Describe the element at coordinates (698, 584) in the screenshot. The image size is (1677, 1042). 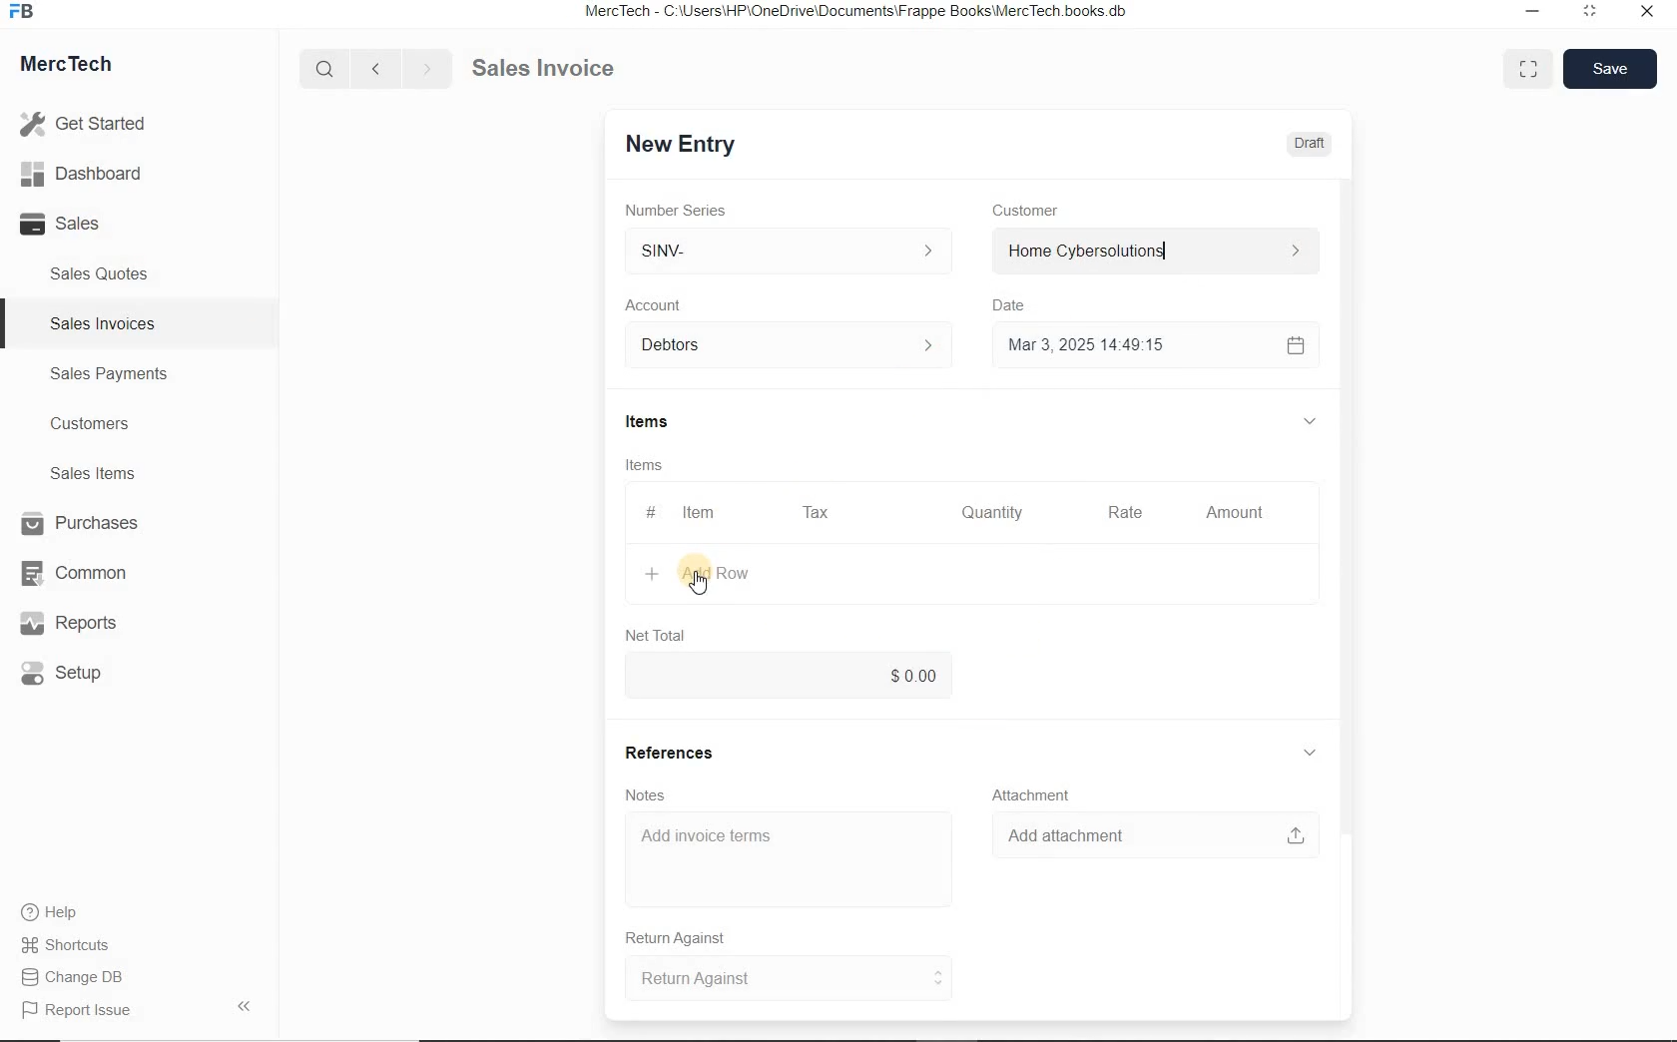
I see `cursor` at that location.